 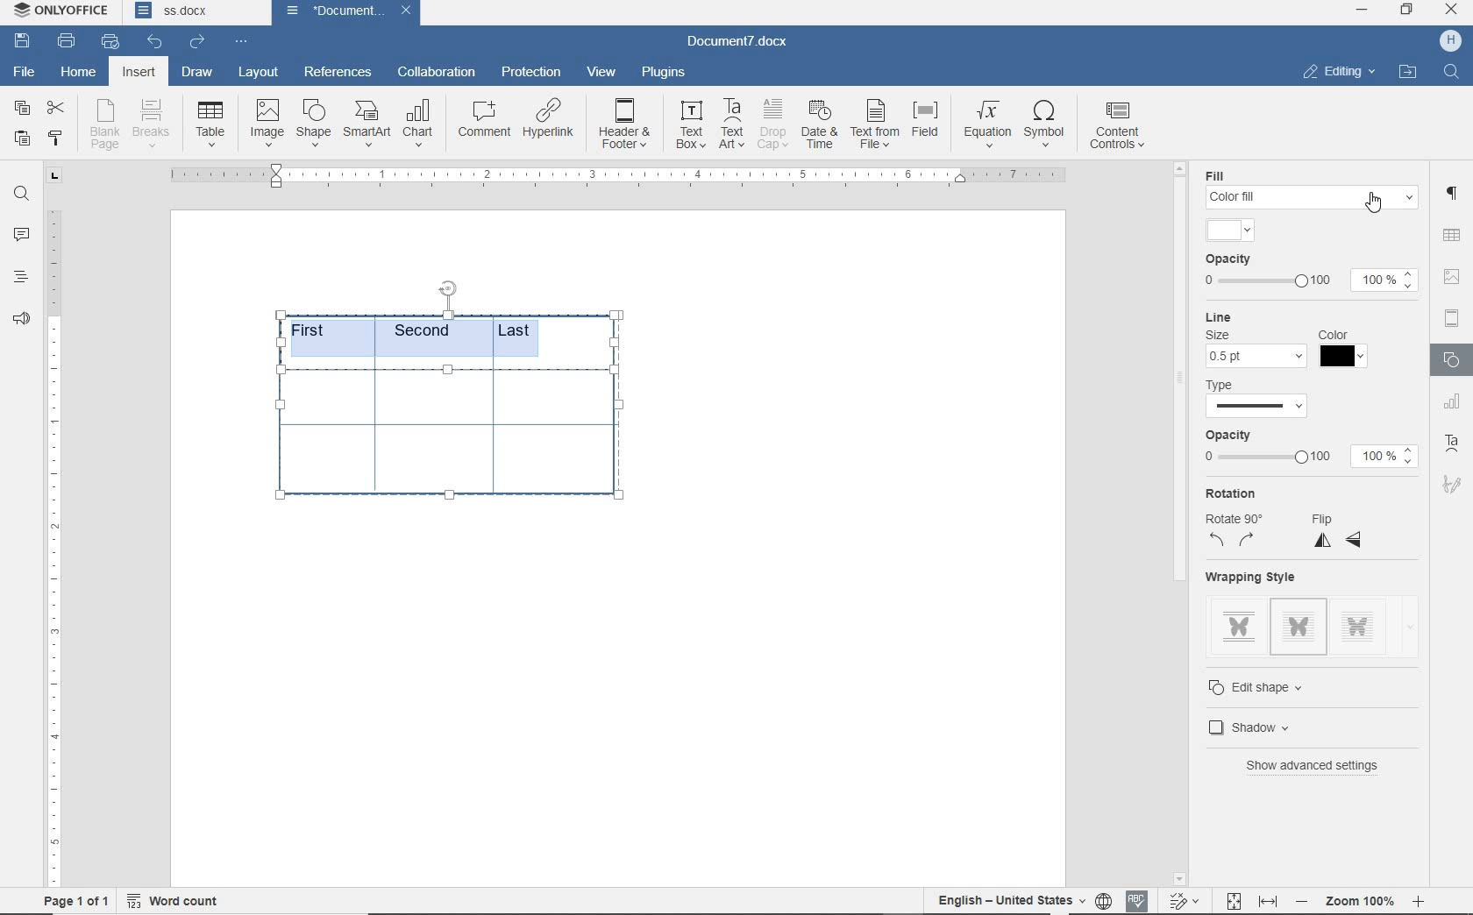 What do you see at coordinates (1313, 196) in the screenshot?
I see `color fill` at bounding box center [1313, 196].